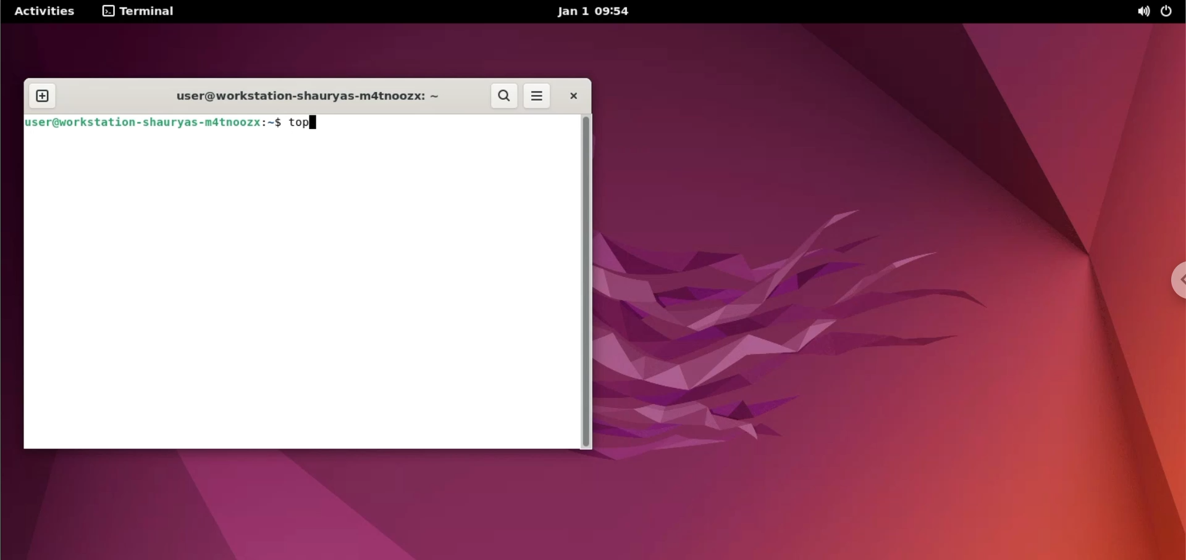 The height and width of the screenshot is (560, 1186). I want to click on power options, so click(1171, 12).